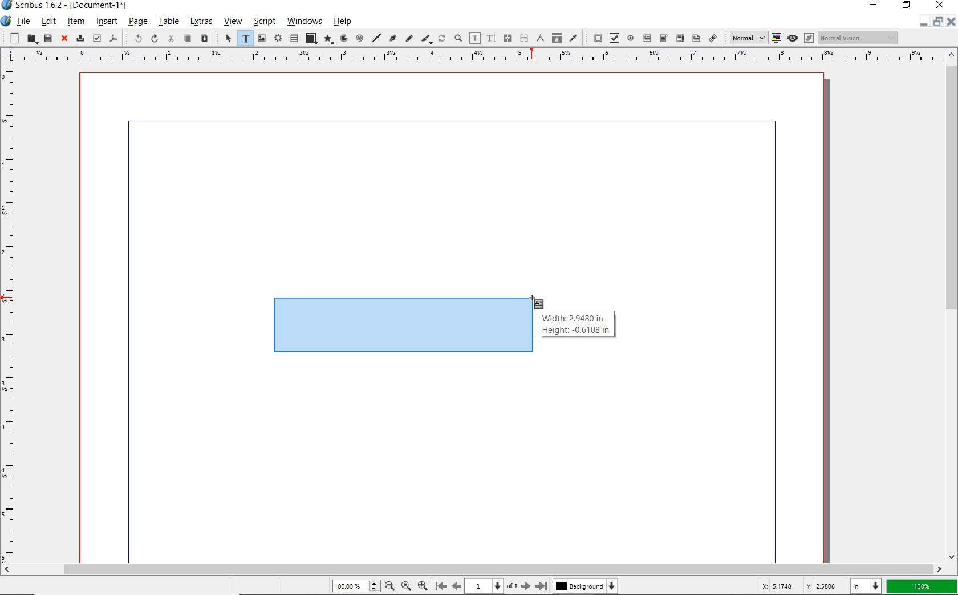 The image size is (958, 595). What do you see at coordinates (777, 39) in the screenshot?
I see `toggle color` at bounding box center [777, 39].